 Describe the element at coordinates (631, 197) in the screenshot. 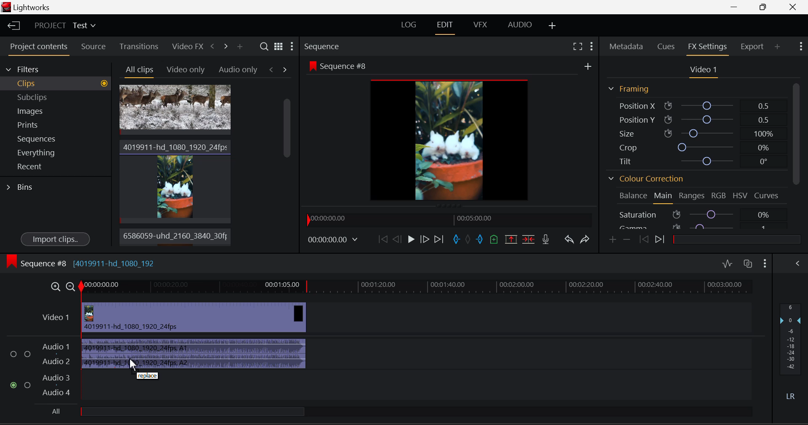

I see `Balance` at that location.